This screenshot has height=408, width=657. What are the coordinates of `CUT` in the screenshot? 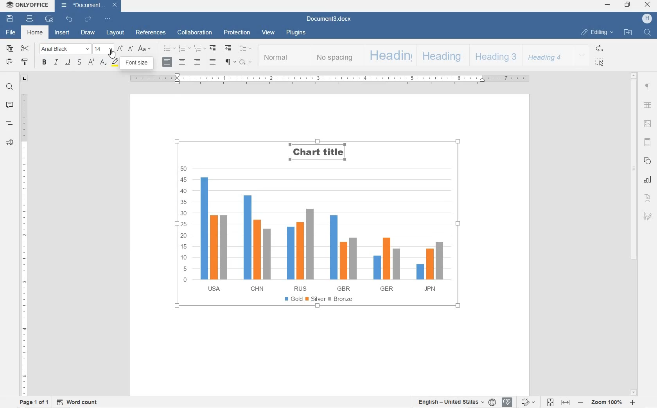 It's located at (26, 48).